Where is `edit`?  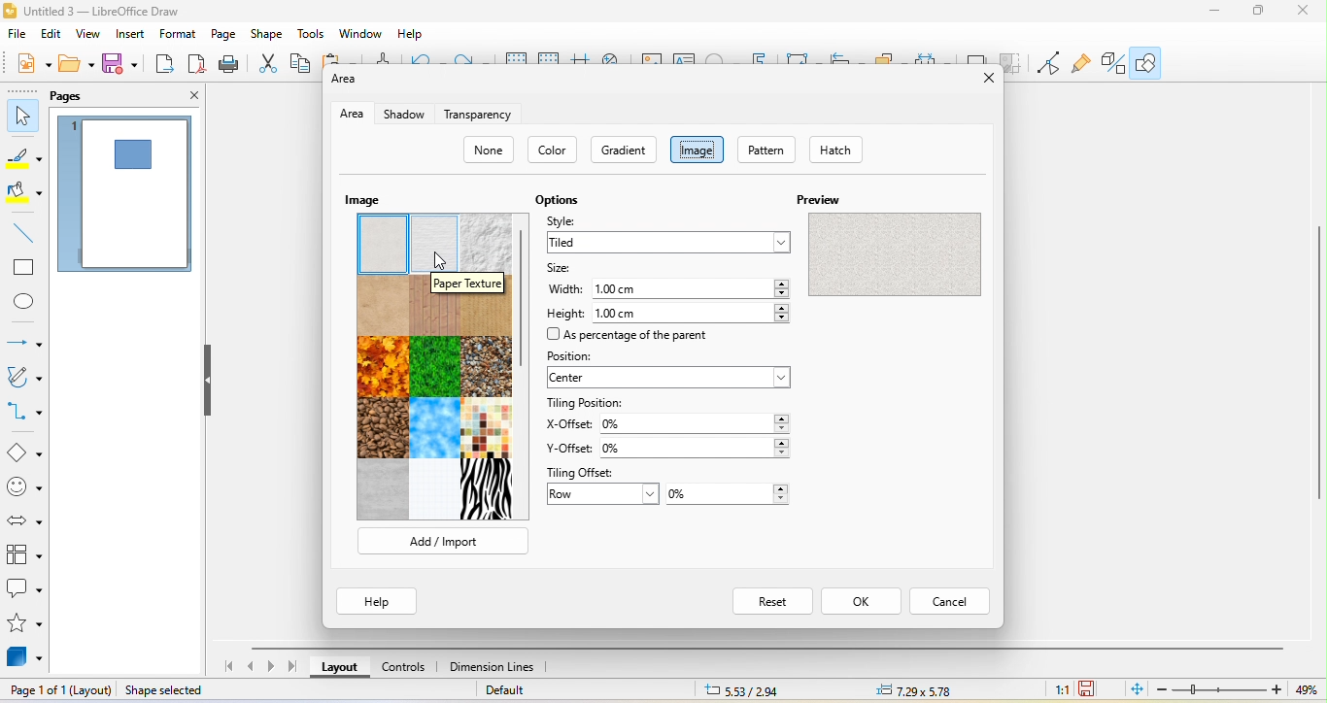
edit is located at coordinates (54, 35).